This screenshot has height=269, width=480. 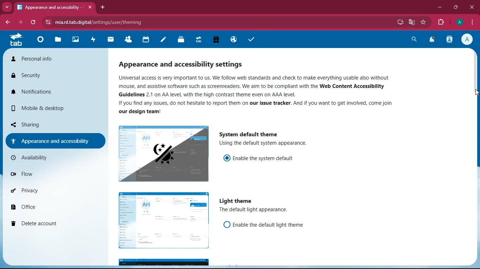 I want to click on tab, so click(x=17, y=41).